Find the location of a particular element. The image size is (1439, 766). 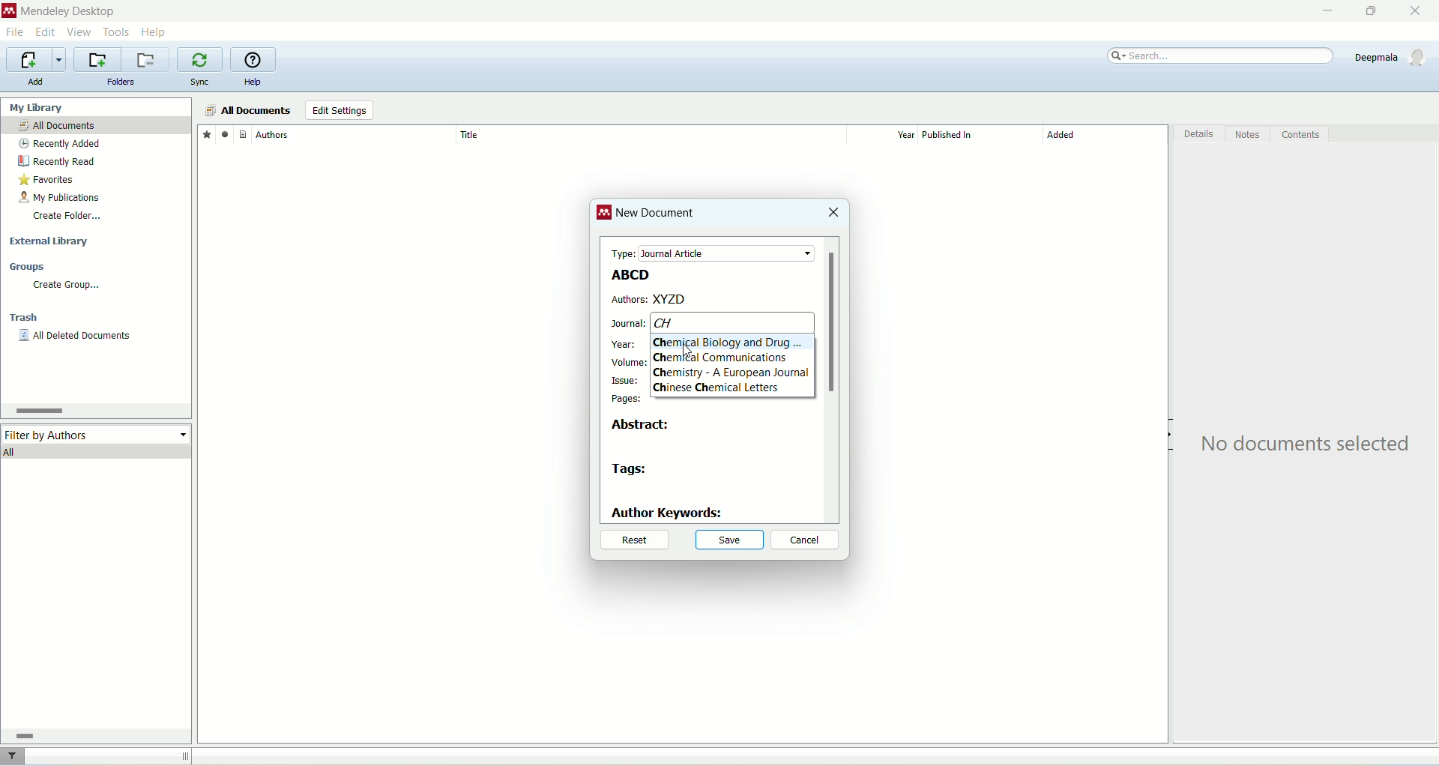

tools is located at coordinates (117, 31).